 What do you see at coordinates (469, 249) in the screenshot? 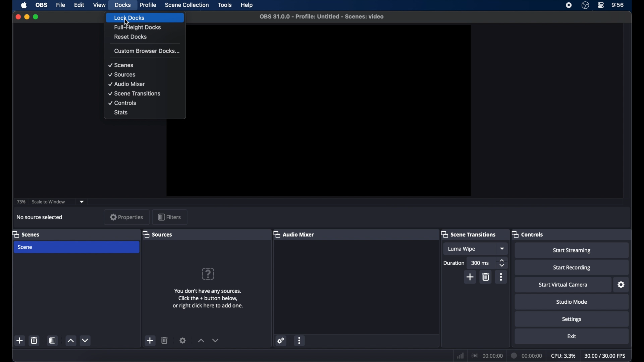
I see `luma wipe` at bounding box center [469, 249].